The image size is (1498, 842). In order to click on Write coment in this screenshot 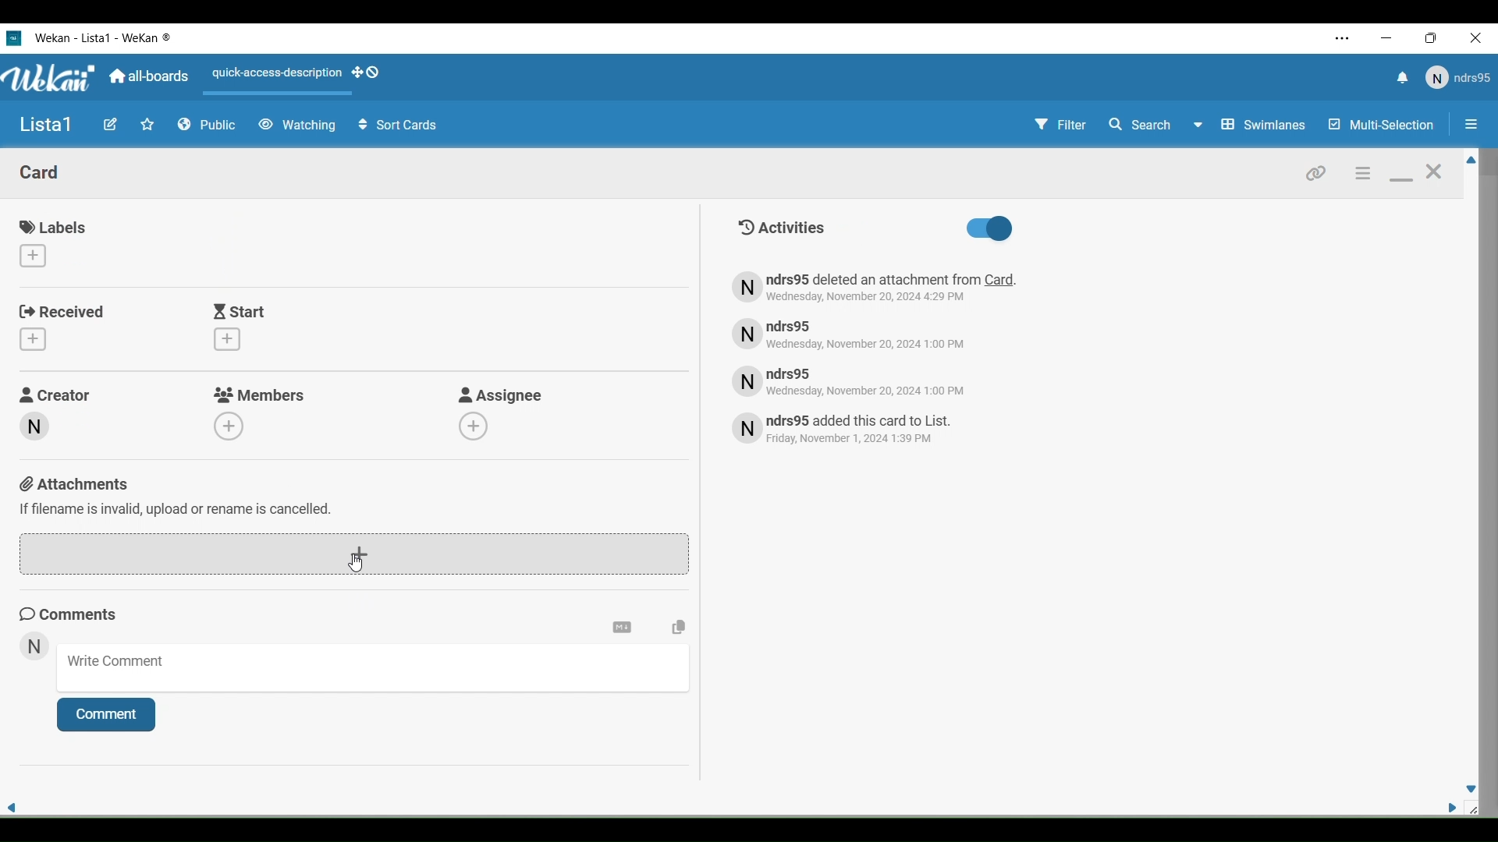, I will do `click(379, 671)`.